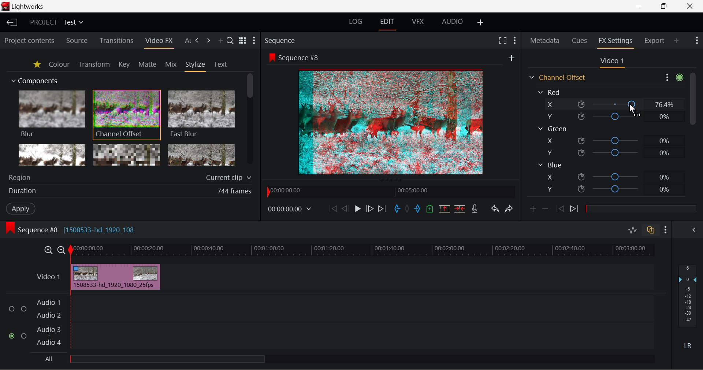 This screenshot has width=703, height=370. I want to click on AUDIO Layout, so click(453, 23).